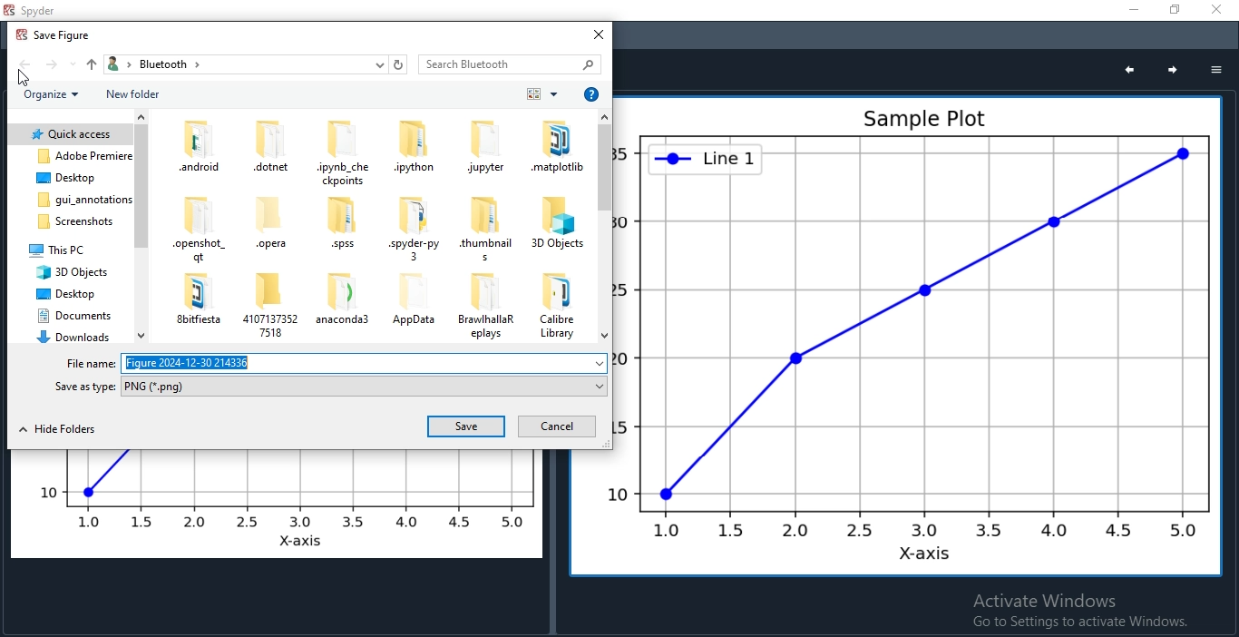 This screenshot has height=637, width=1239. I want to click on spyder, so click(52, 9).